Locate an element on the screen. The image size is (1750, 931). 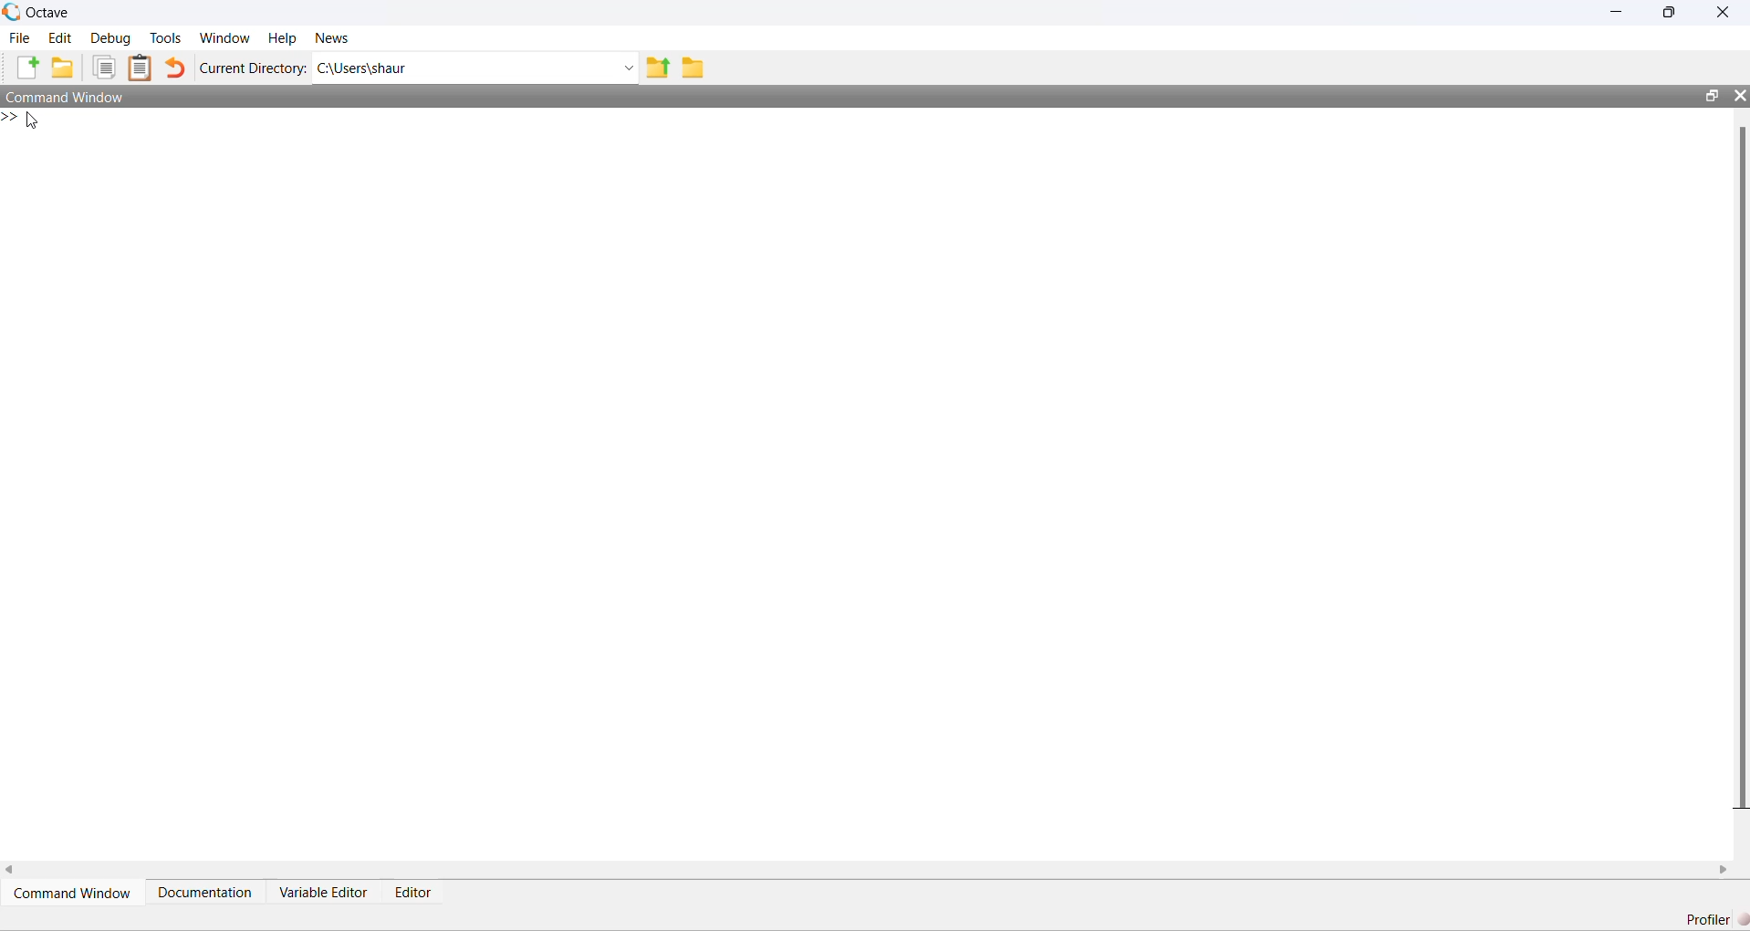
‘Command Window is located at coordinates (73, 893).